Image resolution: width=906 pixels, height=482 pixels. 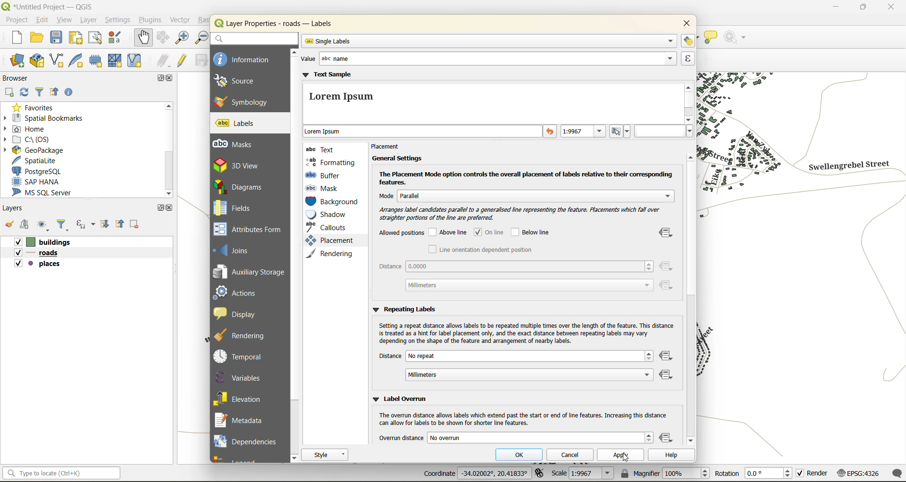 What do you see at coordinates (688, 41) in the screenshot?
I see `automated placement settings` at bounding box center [688, 41].